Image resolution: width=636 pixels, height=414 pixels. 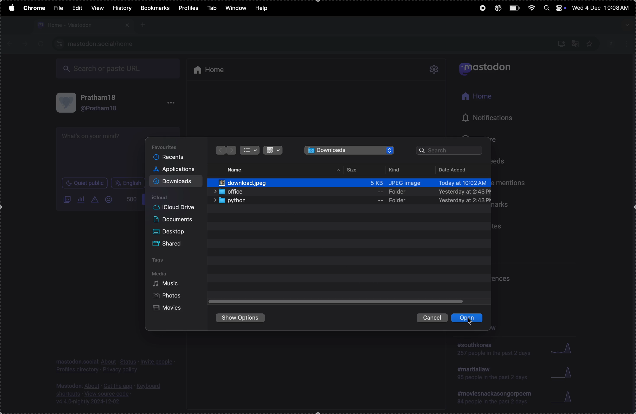 What do you see at coordinates (169, 309) in the screenshot?
I see `movies` at bounding box center [169, 309].